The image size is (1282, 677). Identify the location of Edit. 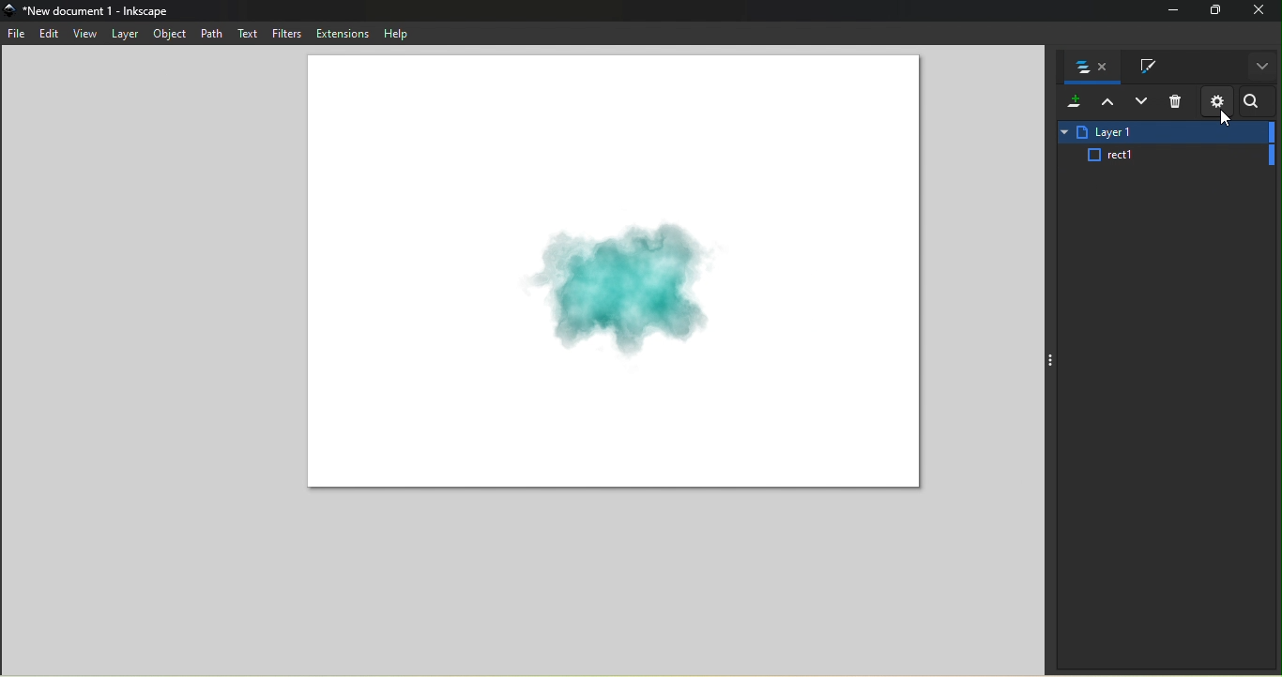
(49, 34).